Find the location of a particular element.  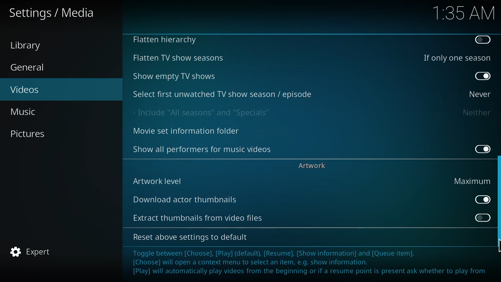

extract thumbnails from video files is located at coordinates (197, 217).